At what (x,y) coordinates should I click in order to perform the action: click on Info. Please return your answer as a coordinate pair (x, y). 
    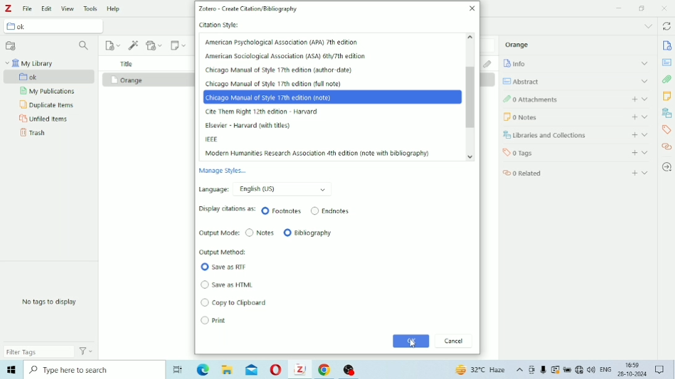
    Looking at the image, I should click on (576, 63).